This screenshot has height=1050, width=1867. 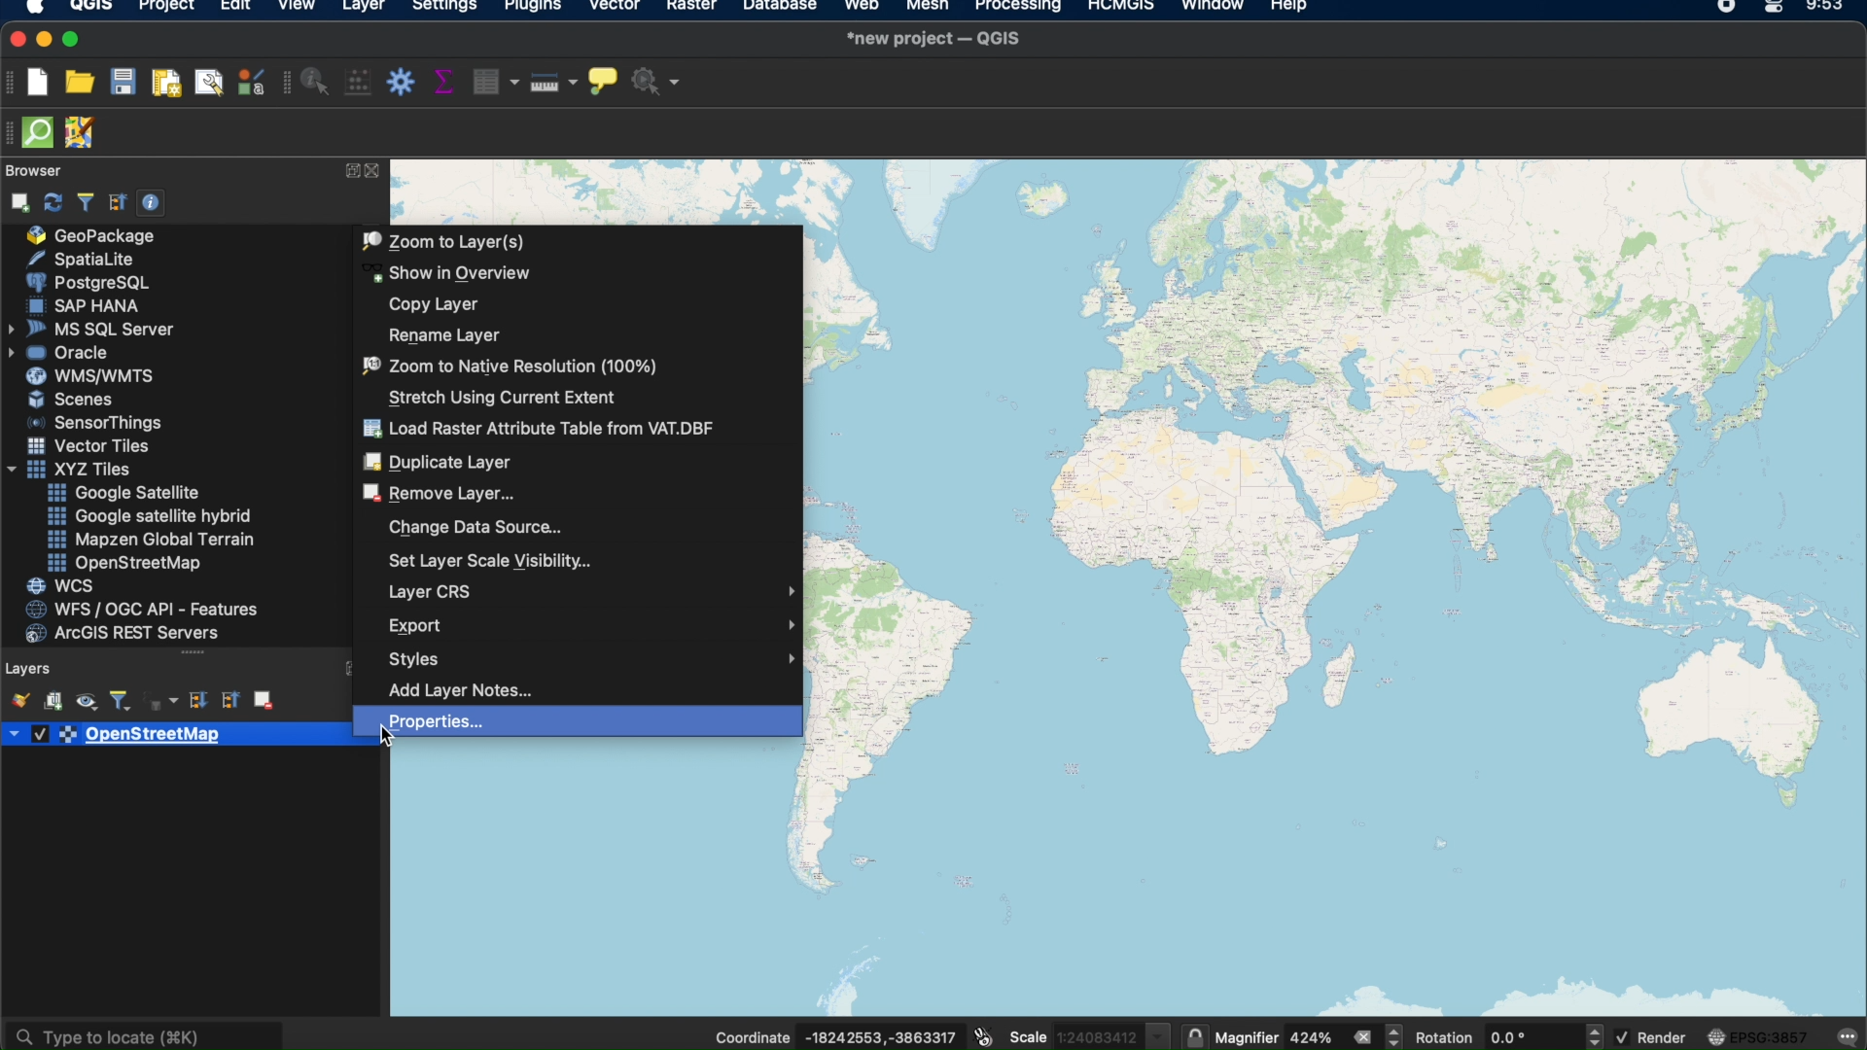 What do you see at coordinates (130, 492) in the screenshot?
I see `google satellite` at bounding box center [130, 492].